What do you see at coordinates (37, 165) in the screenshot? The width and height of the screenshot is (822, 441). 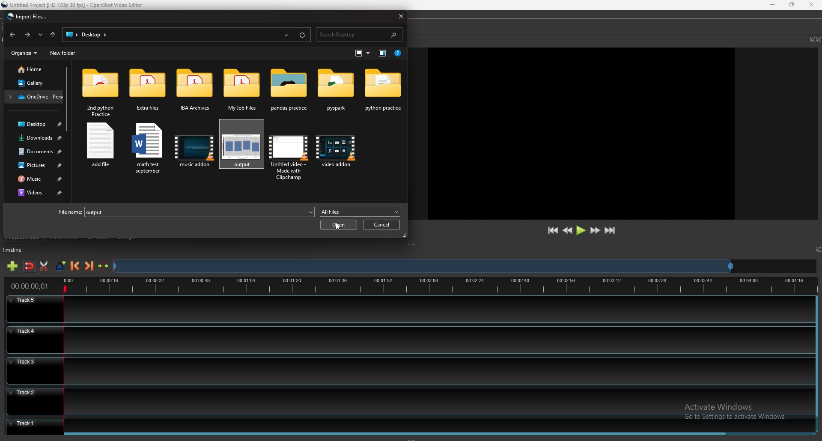 I see `pictures` at bounding box center [37, 165].